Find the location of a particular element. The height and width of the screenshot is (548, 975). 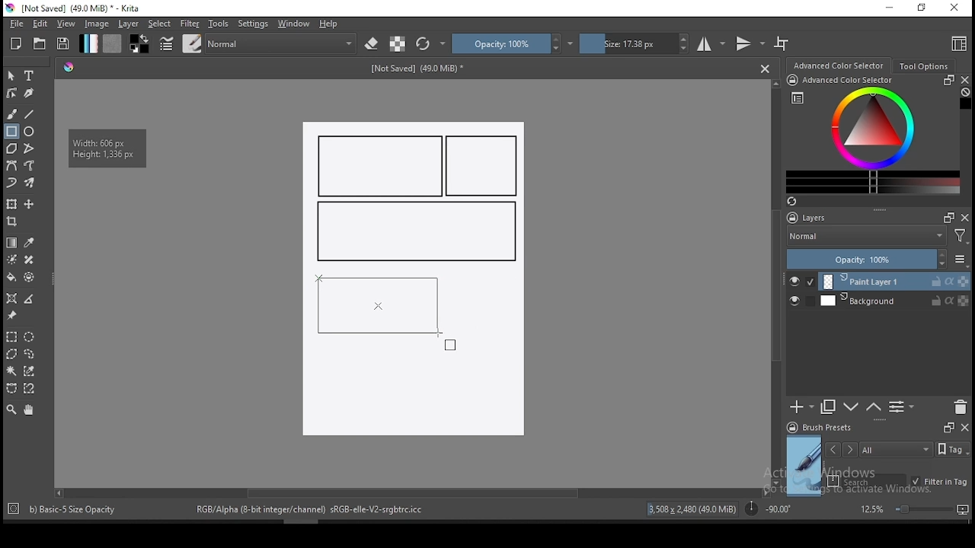

brush tool is located at coordinates (13, 113).